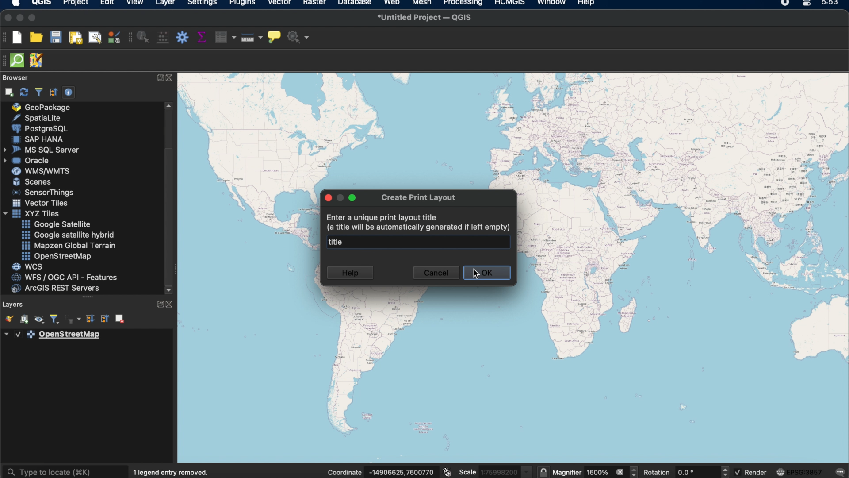  I want to click on mapzen global terrain, so click(69, 246).